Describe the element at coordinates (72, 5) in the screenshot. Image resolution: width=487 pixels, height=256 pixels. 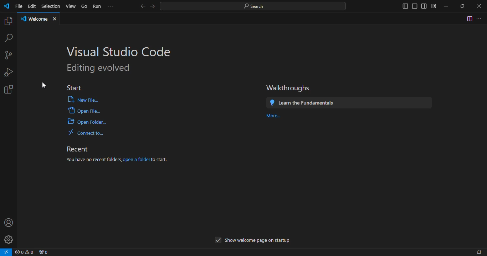
I see `View` at that location.